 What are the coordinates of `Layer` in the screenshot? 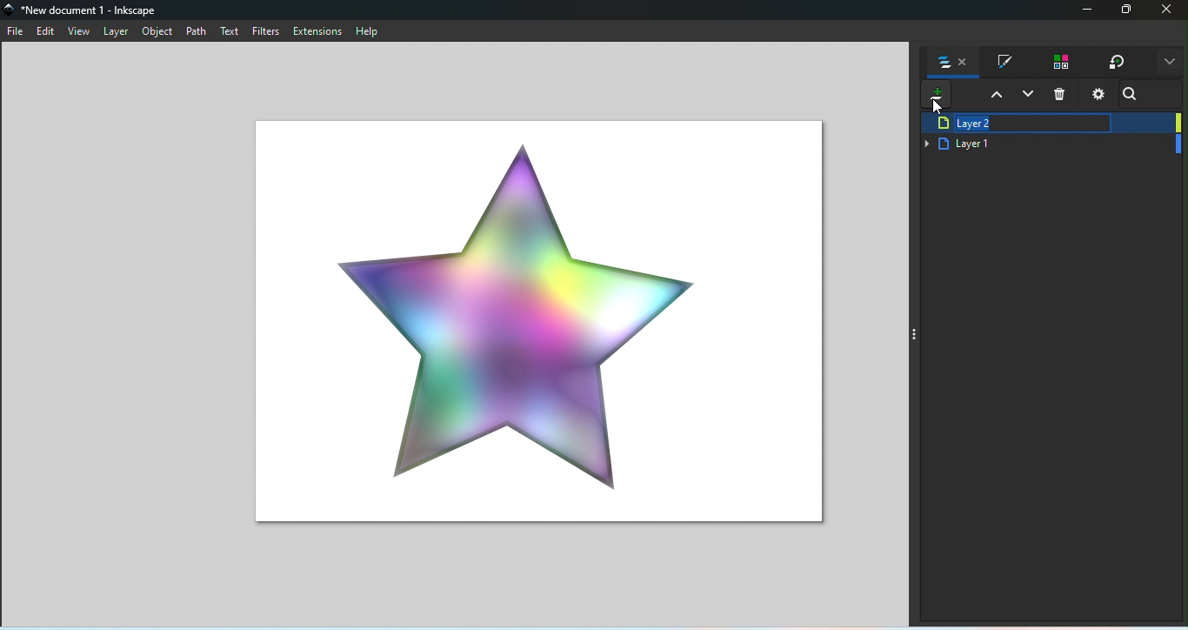 It's located at (119, 31).